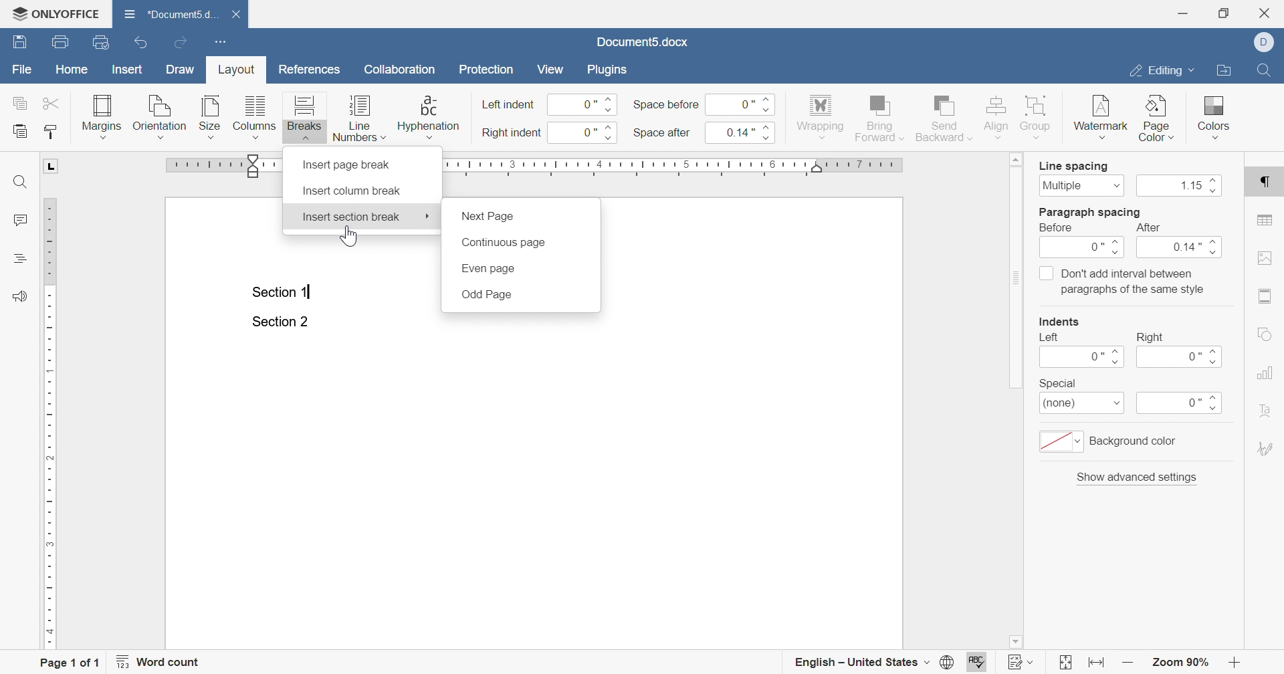  Describe the element at coordinates (1150, 337) in the screenshot. I see `right` at that location.